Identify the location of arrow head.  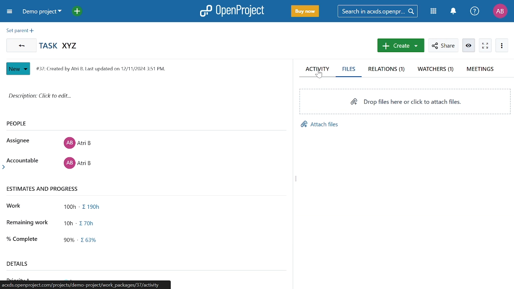
(4, 166).